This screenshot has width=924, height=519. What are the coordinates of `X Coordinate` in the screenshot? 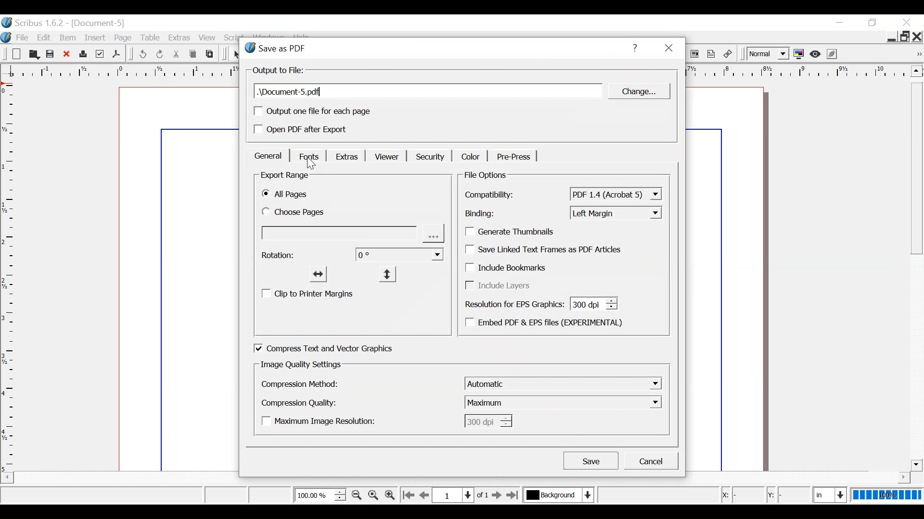 It's located at (741, 495).